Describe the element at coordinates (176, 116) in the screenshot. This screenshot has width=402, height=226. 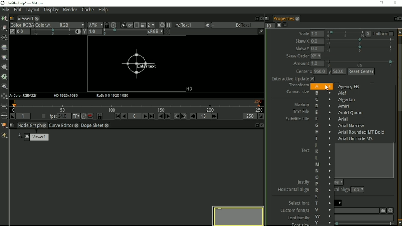
I see `Previous keyframe` at that location.